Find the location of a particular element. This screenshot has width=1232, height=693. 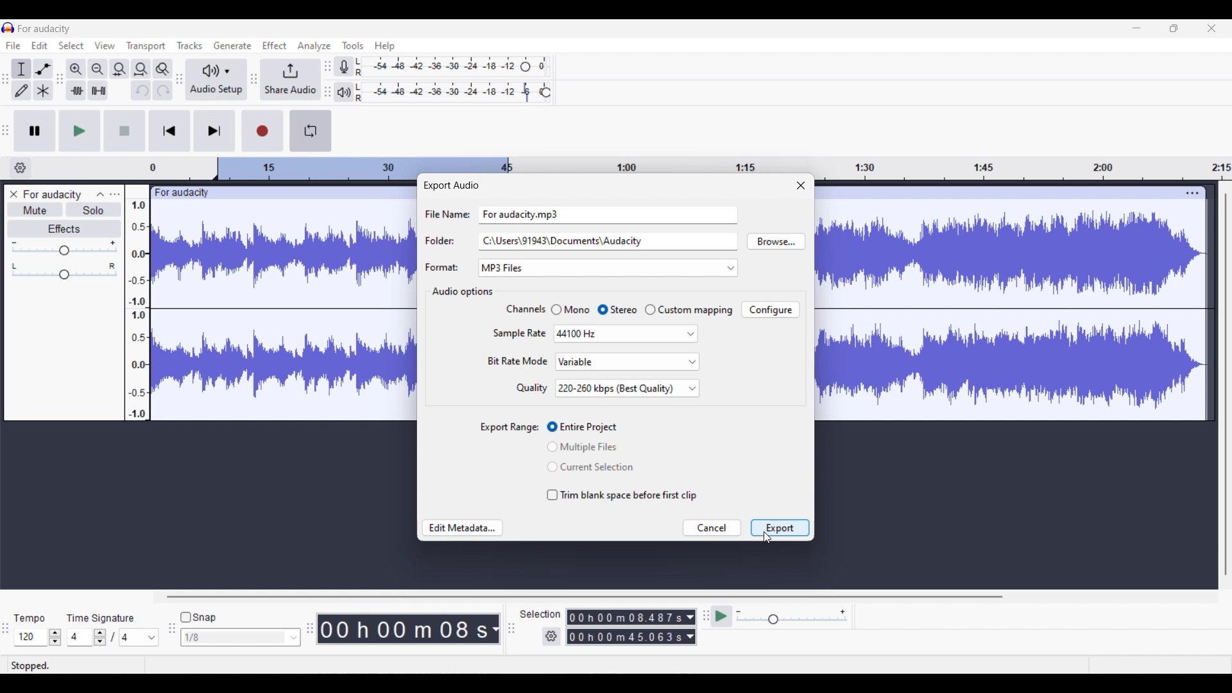

Selection duration is located at coordinates (626, 617).